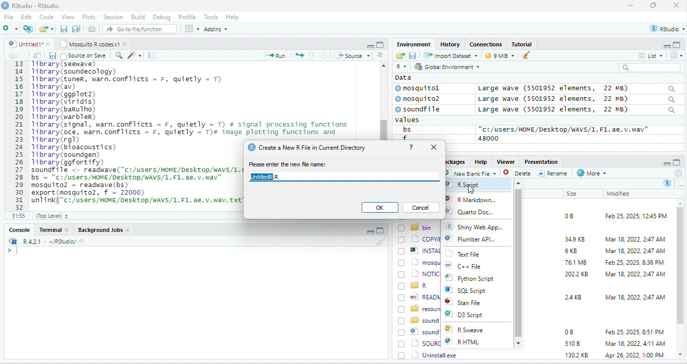 Image resolution: width=687 pixels, height=364 pixels. I want to click on up, so click(312, 55).